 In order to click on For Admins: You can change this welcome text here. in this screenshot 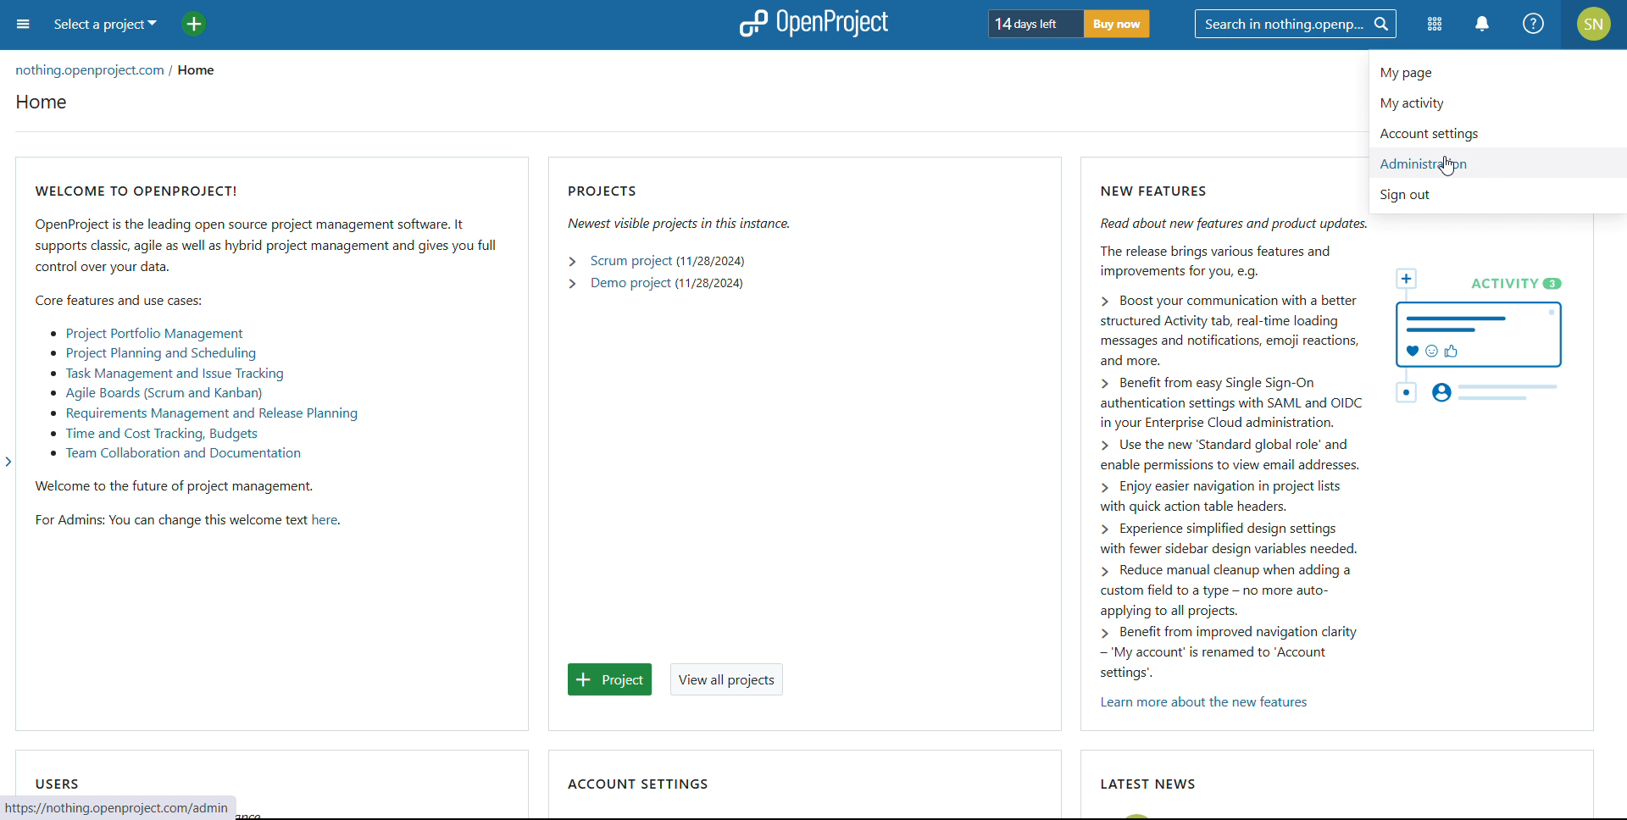, I will do `click(183, 523)`.